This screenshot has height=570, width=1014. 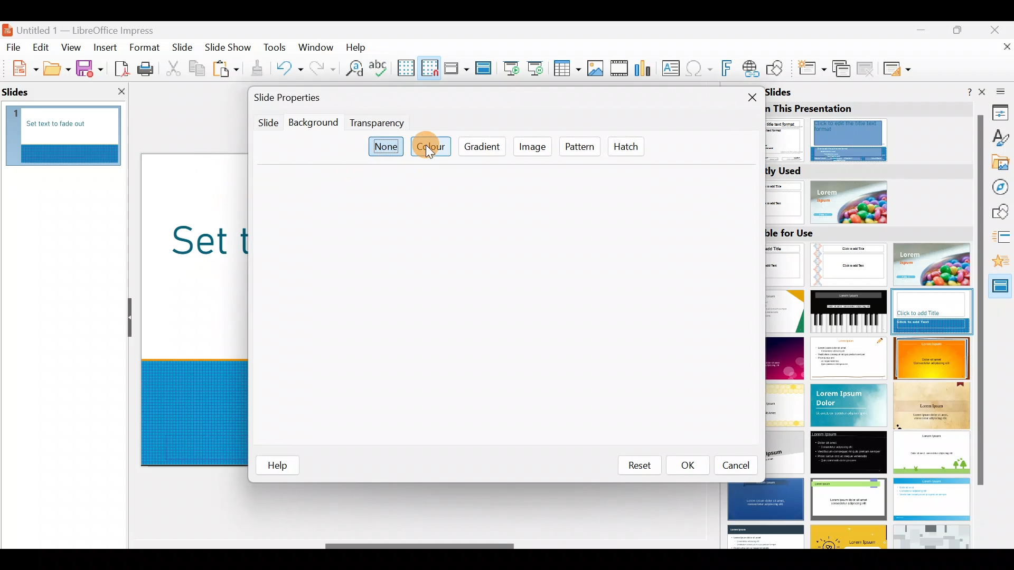 I want to click on , so click(x=121, y=318).